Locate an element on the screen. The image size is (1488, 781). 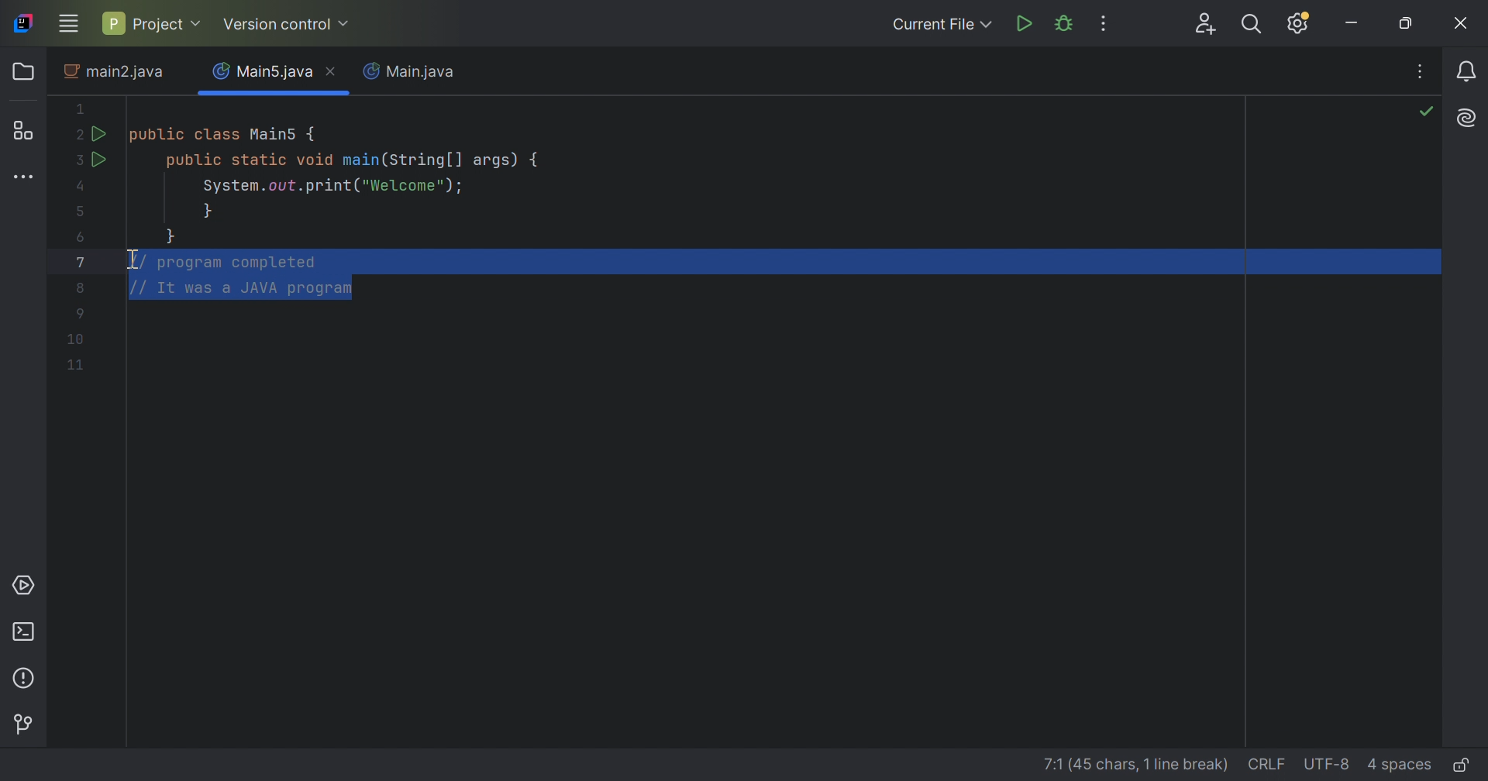
Main.java is located at coordinates (414, 73).